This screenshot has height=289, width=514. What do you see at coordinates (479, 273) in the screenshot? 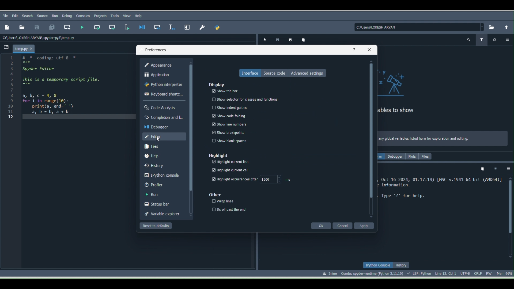
I see `File EOL status` at bounding box center [479, 273].